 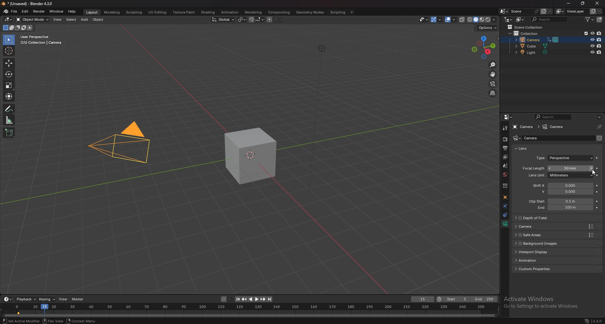 What do you see at coordinates (504, 206) in the screenshot?
I see `physics` at bounding box center [504, 206].